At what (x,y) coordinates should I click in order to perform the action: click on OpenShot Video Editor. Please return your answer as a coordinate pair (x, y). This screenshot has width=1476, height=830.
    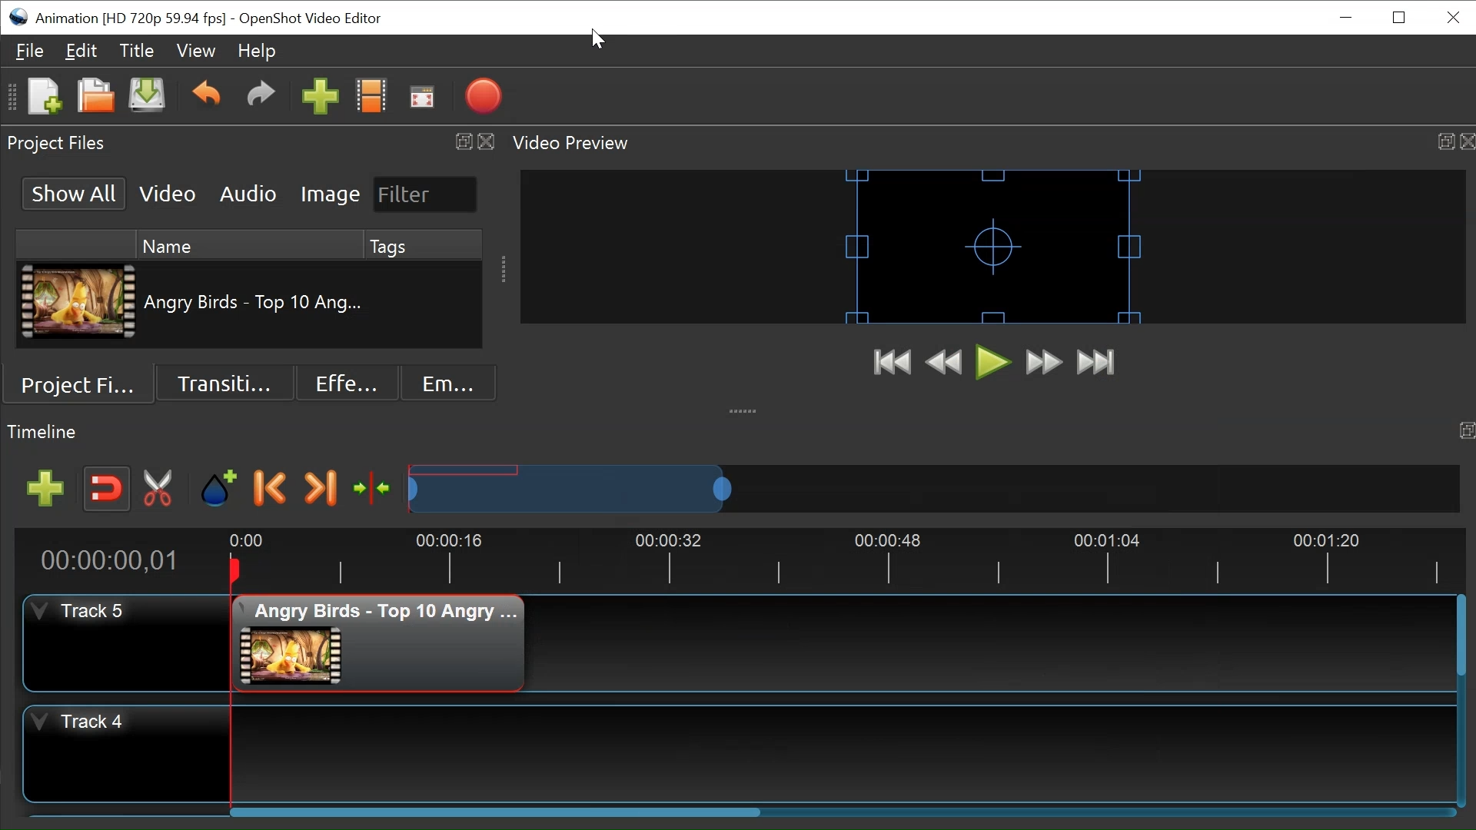
    Looking at the image, I should click on (316, 19).